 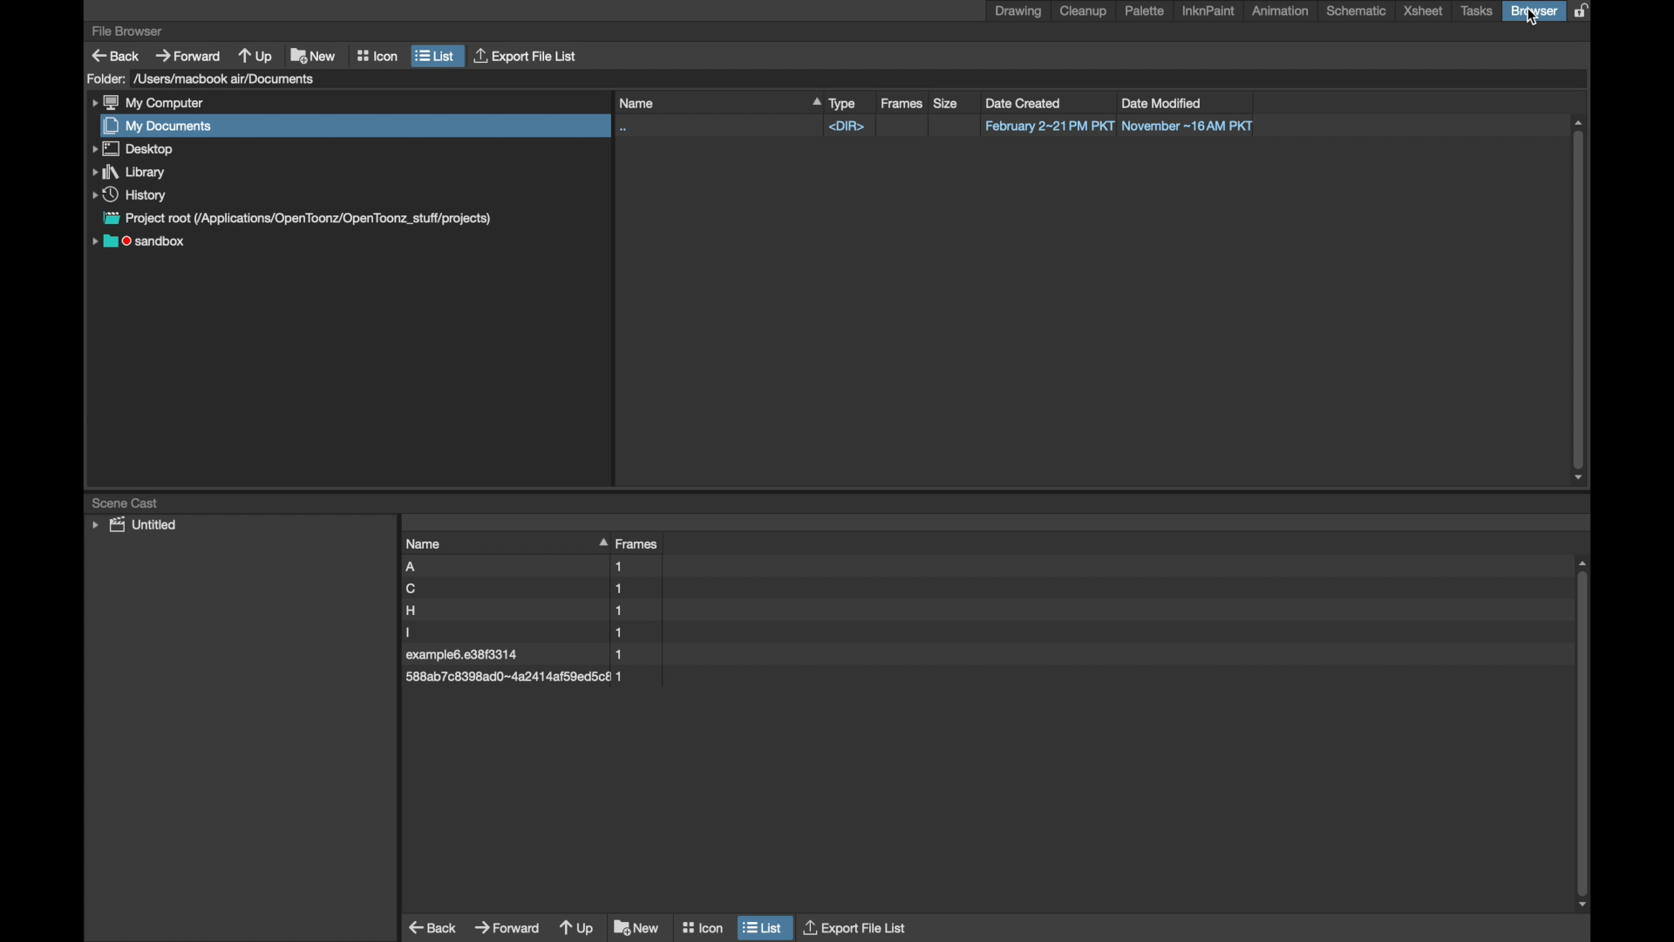 What do you see at coordinates (945, 103) in the screenshot?
I see `size` at bounding box center [945, 103].